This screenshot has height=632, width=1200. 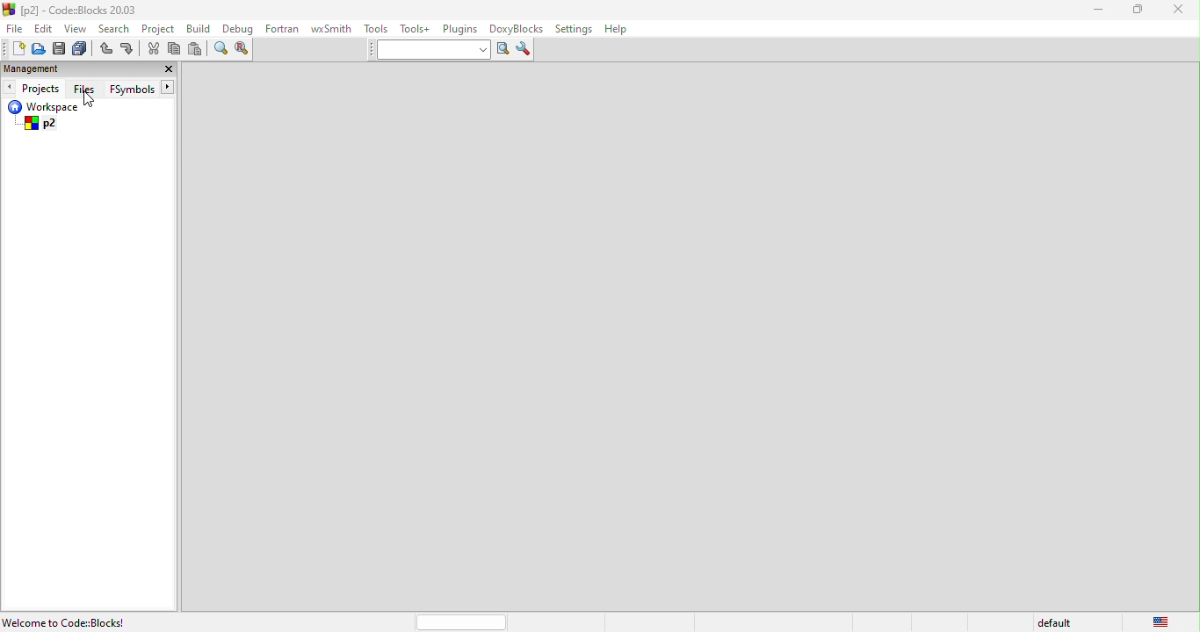 I want to click on plugins, so click(x=461, y=29).